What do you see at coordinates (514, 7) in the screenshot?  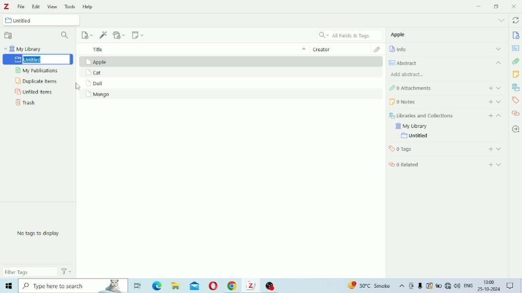 I see `Close` at bounding box center [514, 7].